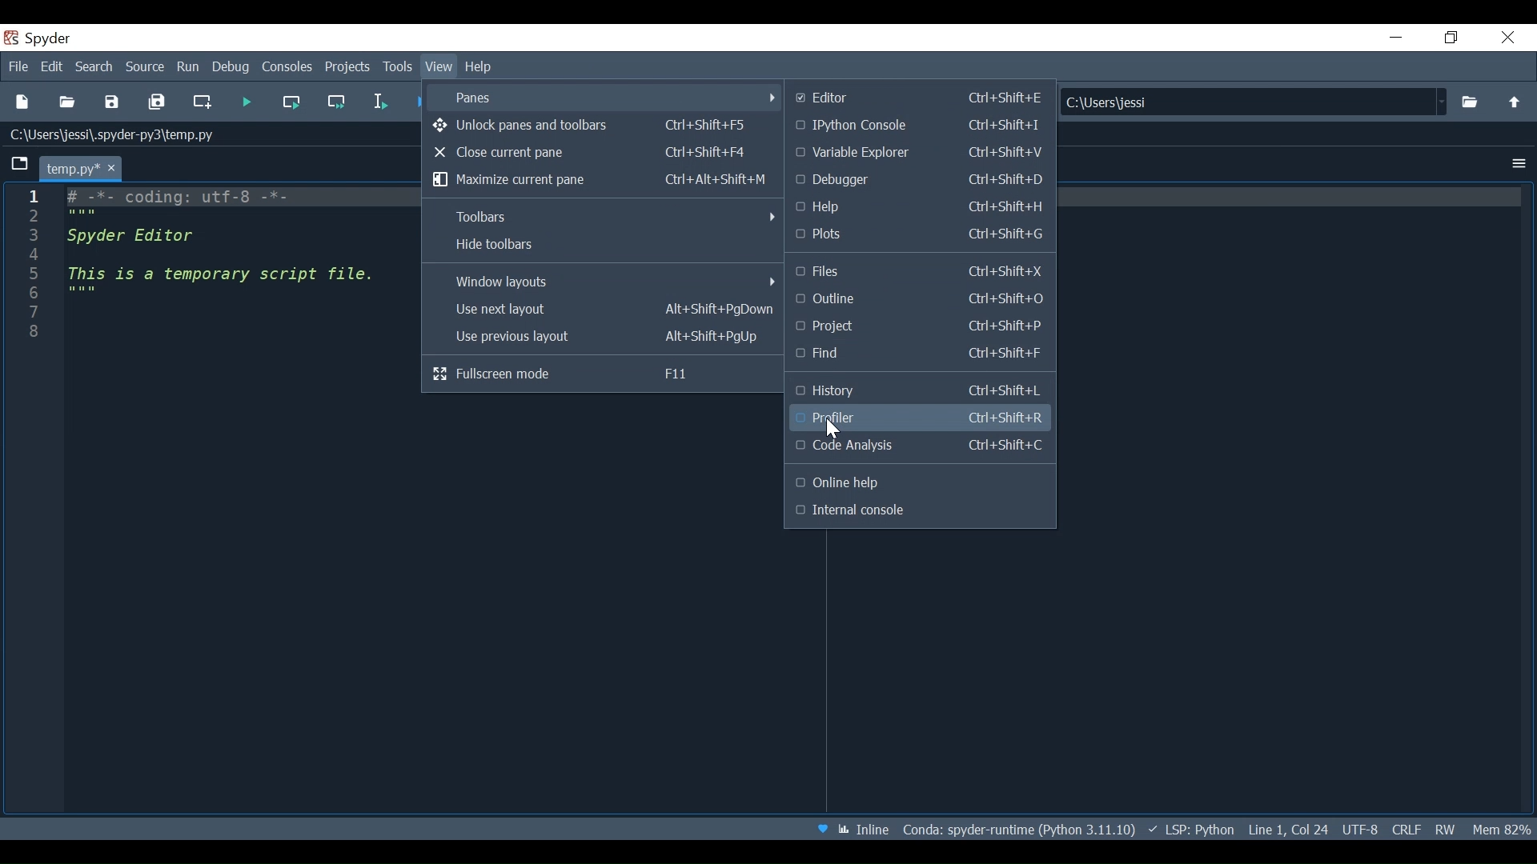 The height and width of the screenshot is (864, 1537). What do you see at coordinates (79, 166) in the screenshot?
I see `Current tab` at bounding box center [79, 166].